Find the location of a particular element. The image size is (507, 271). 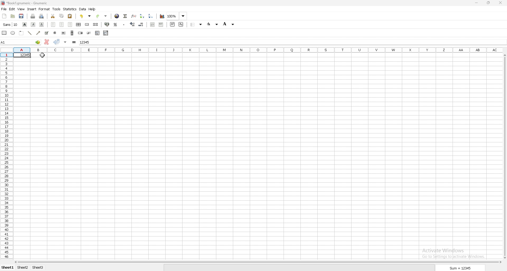

sort descending is located at coordinates (151, 16).